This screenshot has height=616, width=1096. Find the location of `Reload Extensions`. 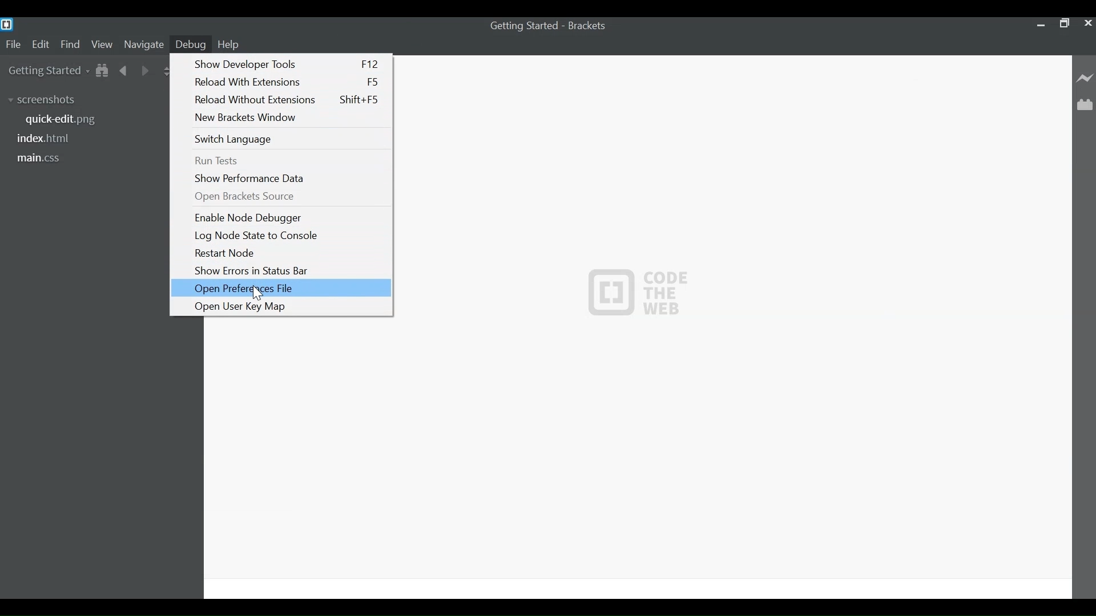

Reload Extensions is located at coordinates (287, 82).